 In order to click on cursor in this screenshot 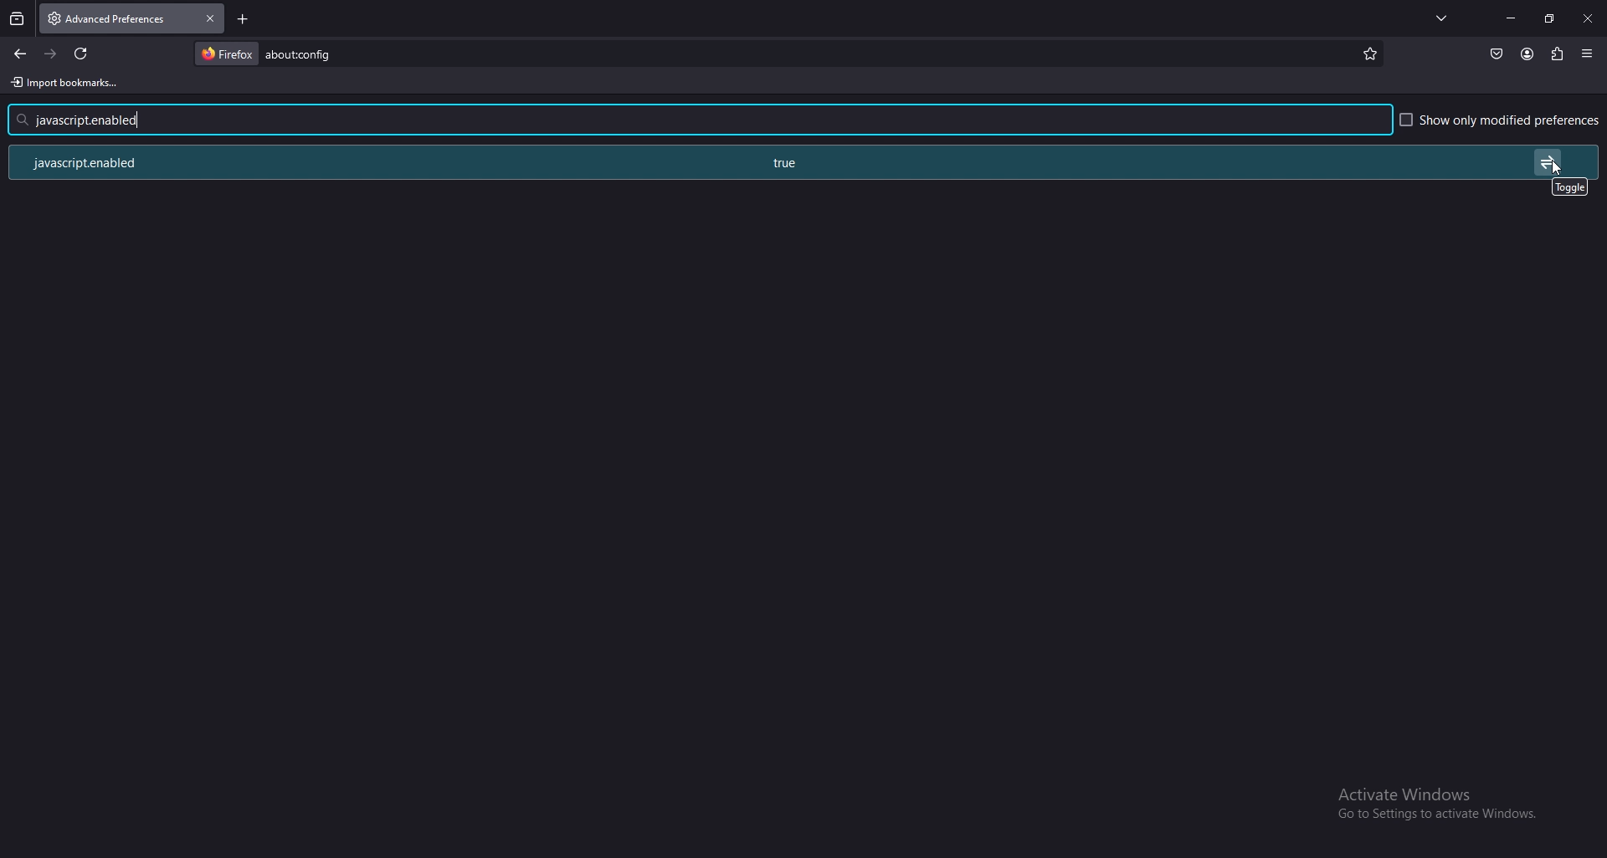, I will do `click(1556, 172)`.